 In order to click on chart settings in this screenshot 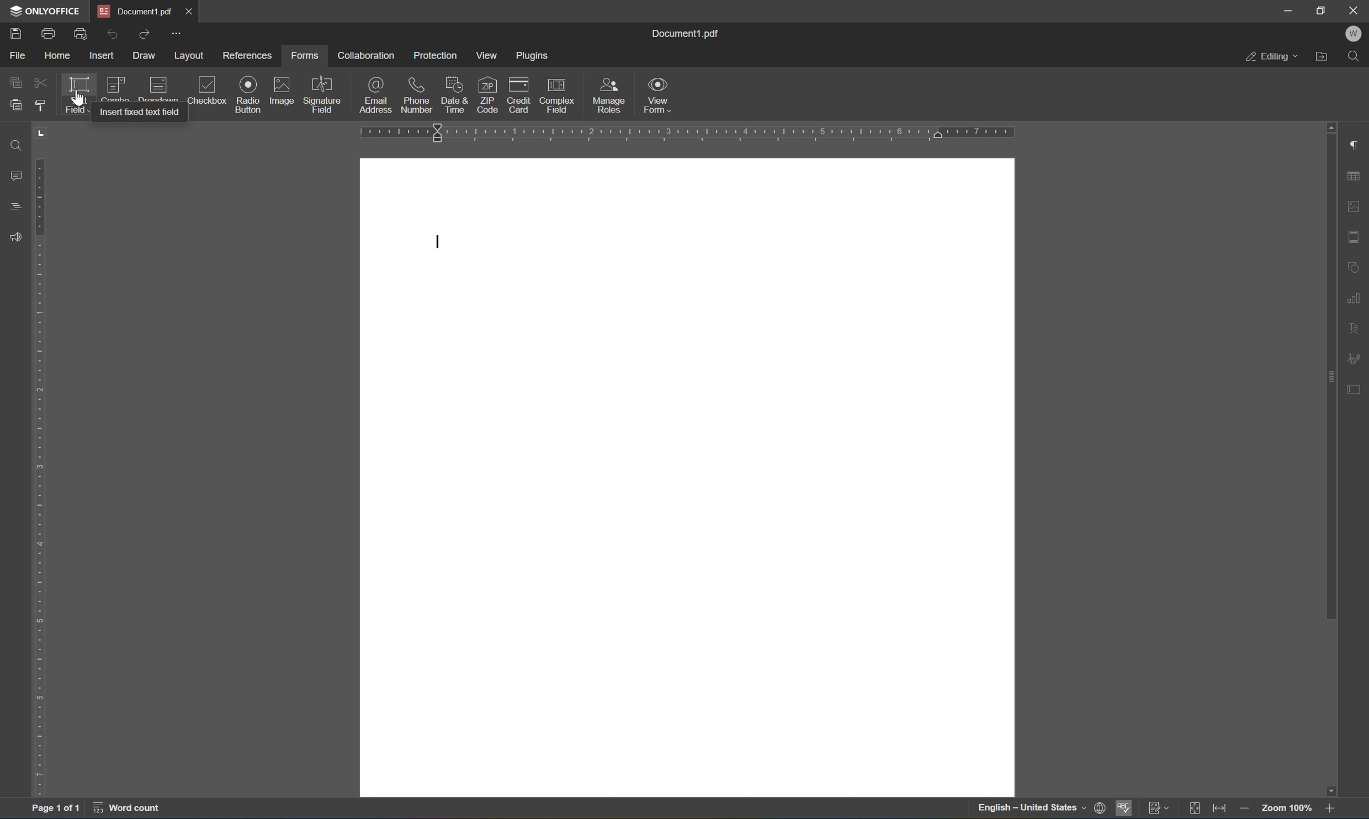, I will do `click(1357, 299)`.